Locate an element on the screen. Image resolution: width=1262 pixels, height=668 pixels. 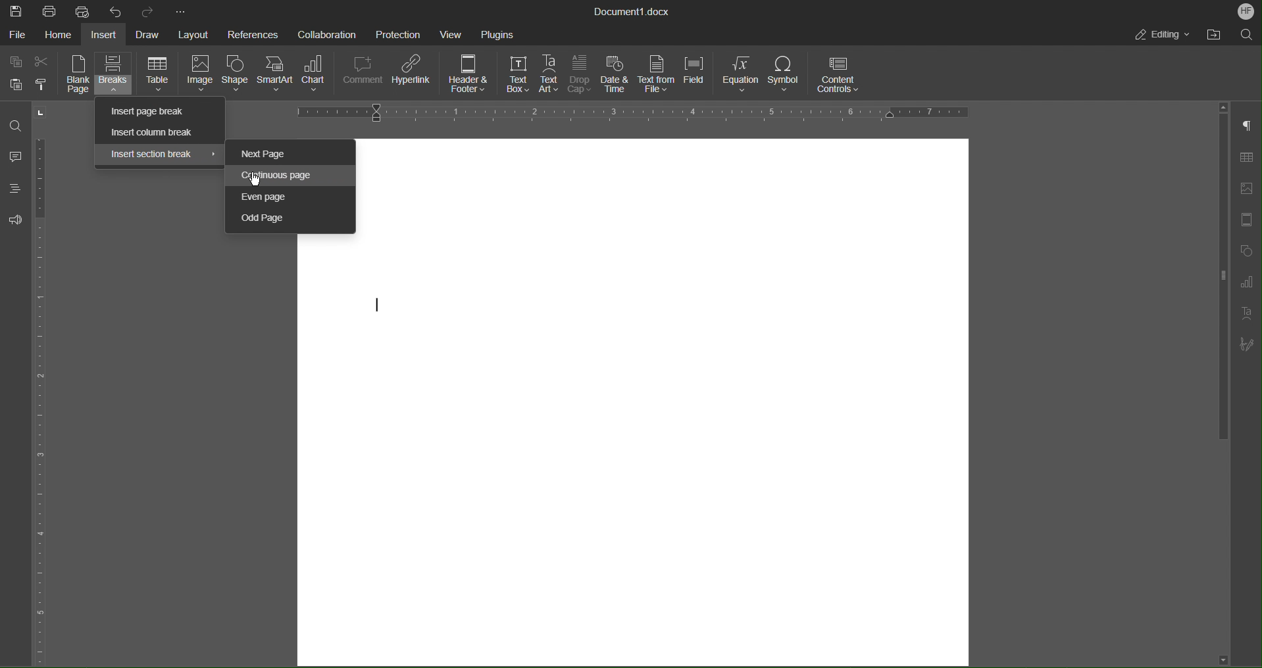
Symbol is located at coordinates (784, 75).